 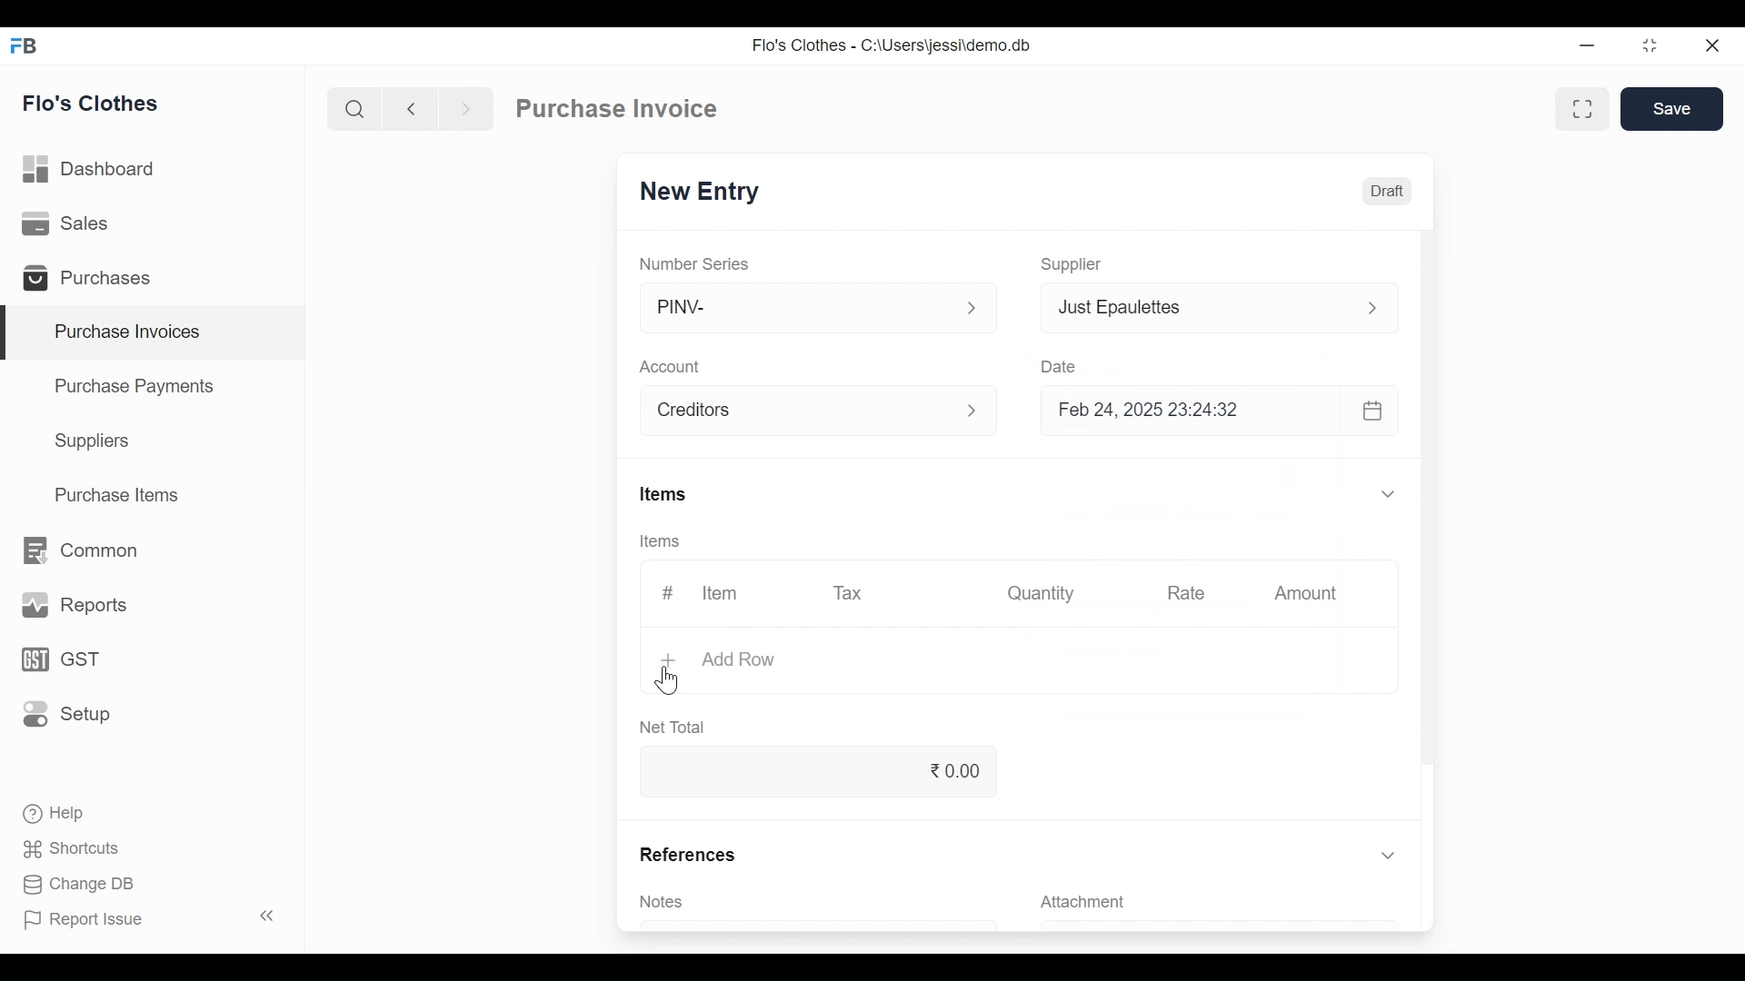 What do you see at coordinates (1075, 265) in the screenshot?
I see `Supplier` at bounding box center [1075, 265].